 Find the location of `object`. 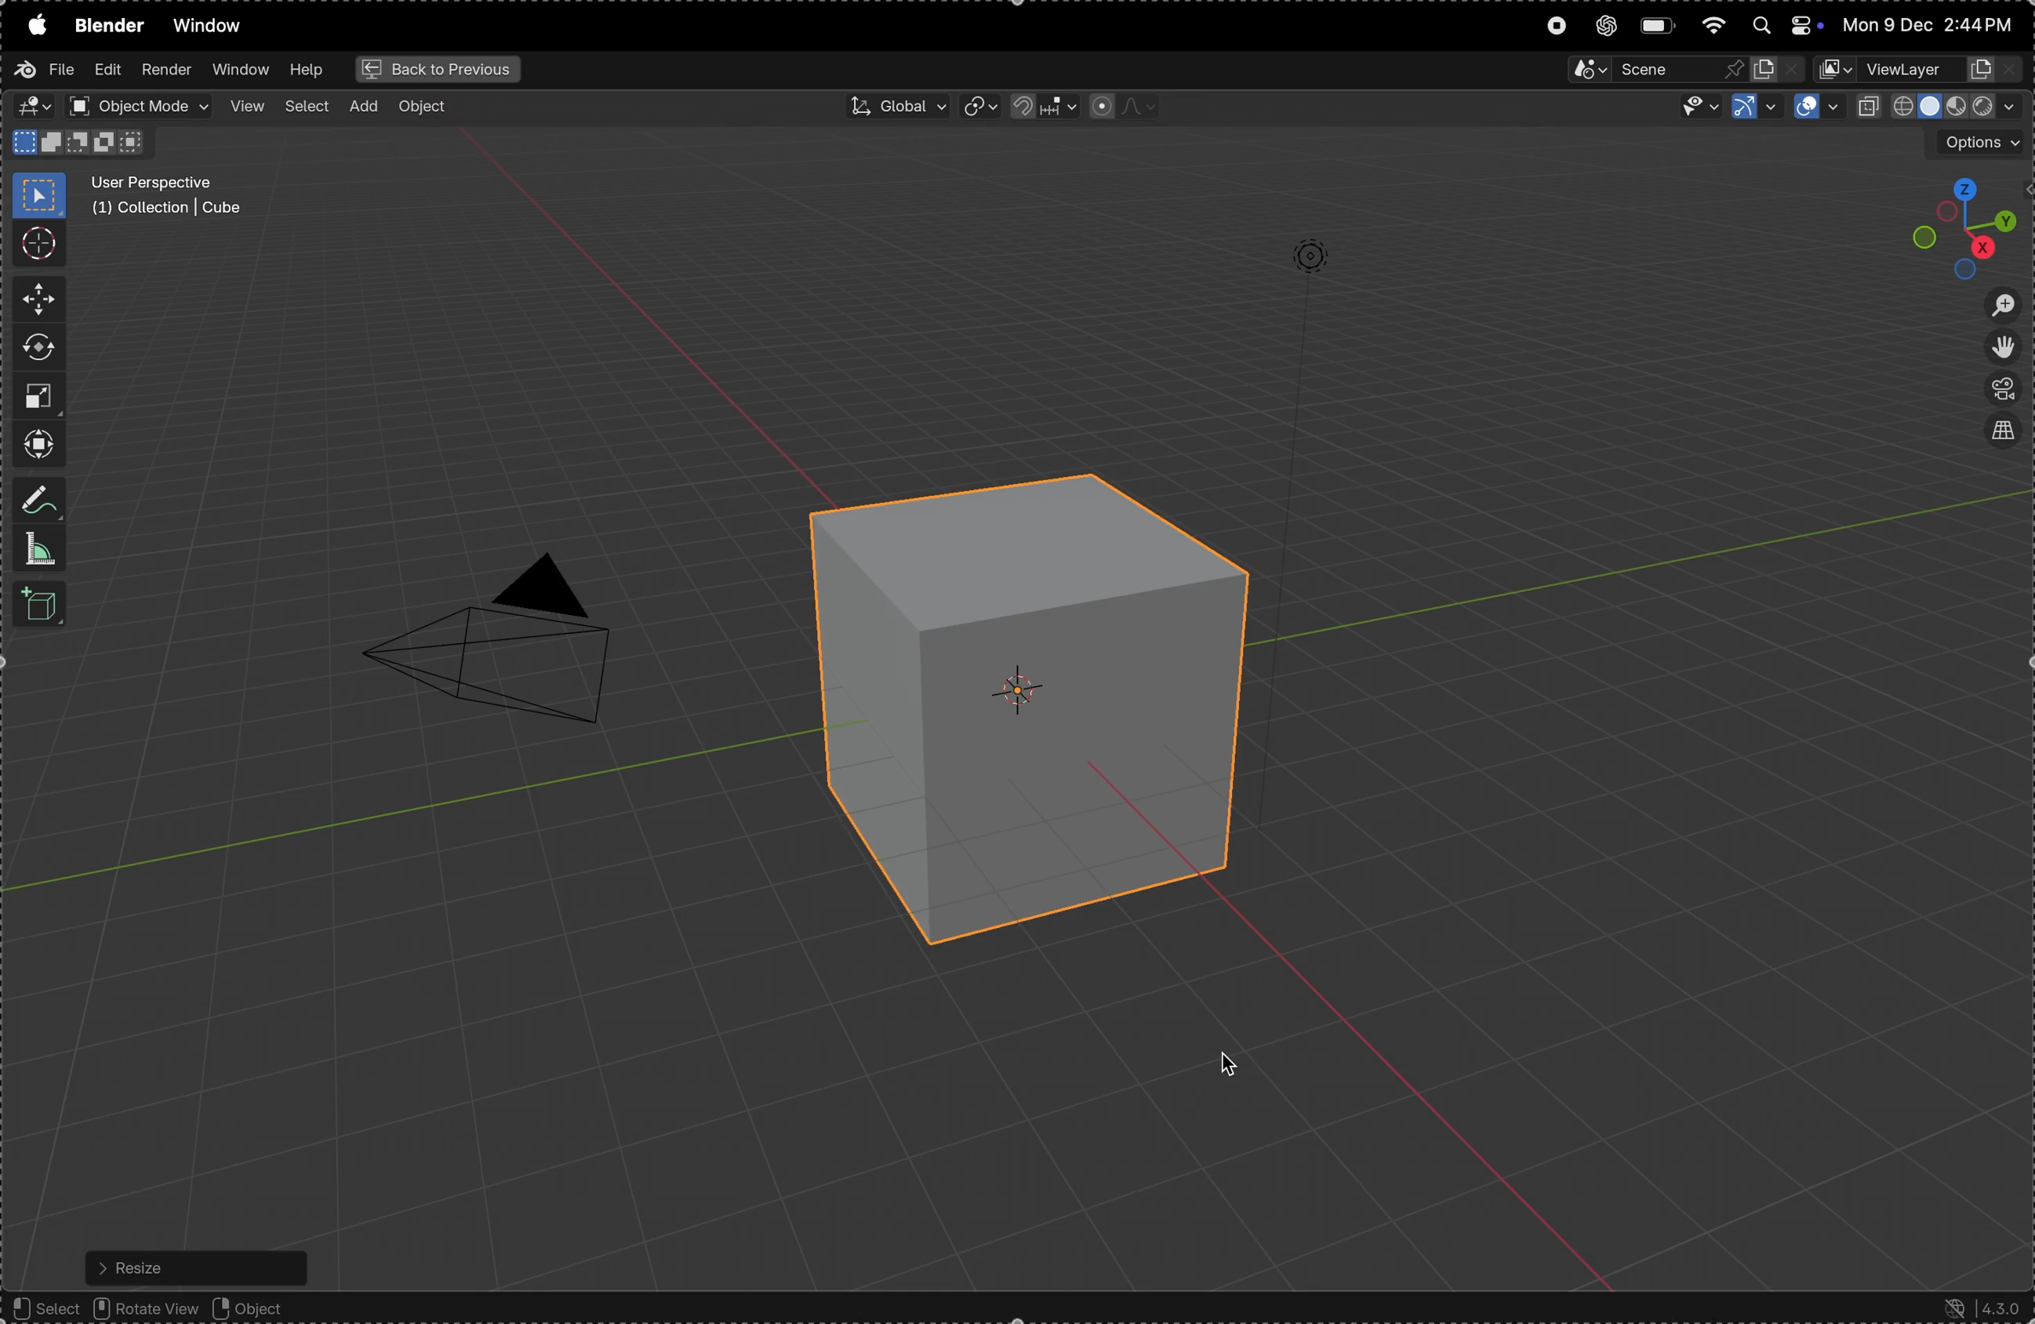

object is located at coordinates (996, 1311).